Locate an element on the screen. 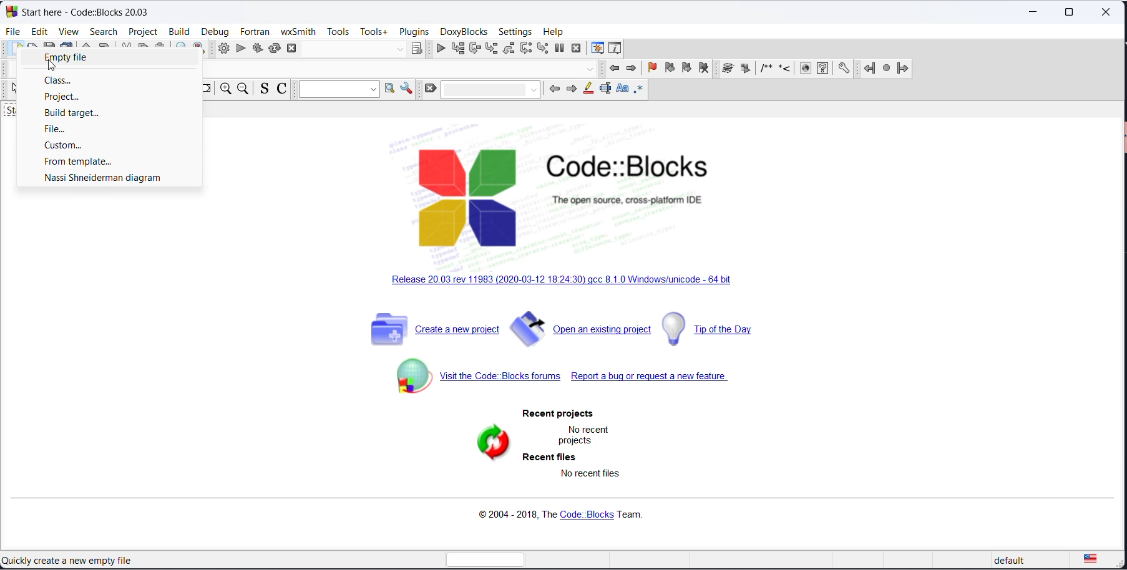 This screenshot has width=1127, height=570. selected text is located at coordinates (606, 91).